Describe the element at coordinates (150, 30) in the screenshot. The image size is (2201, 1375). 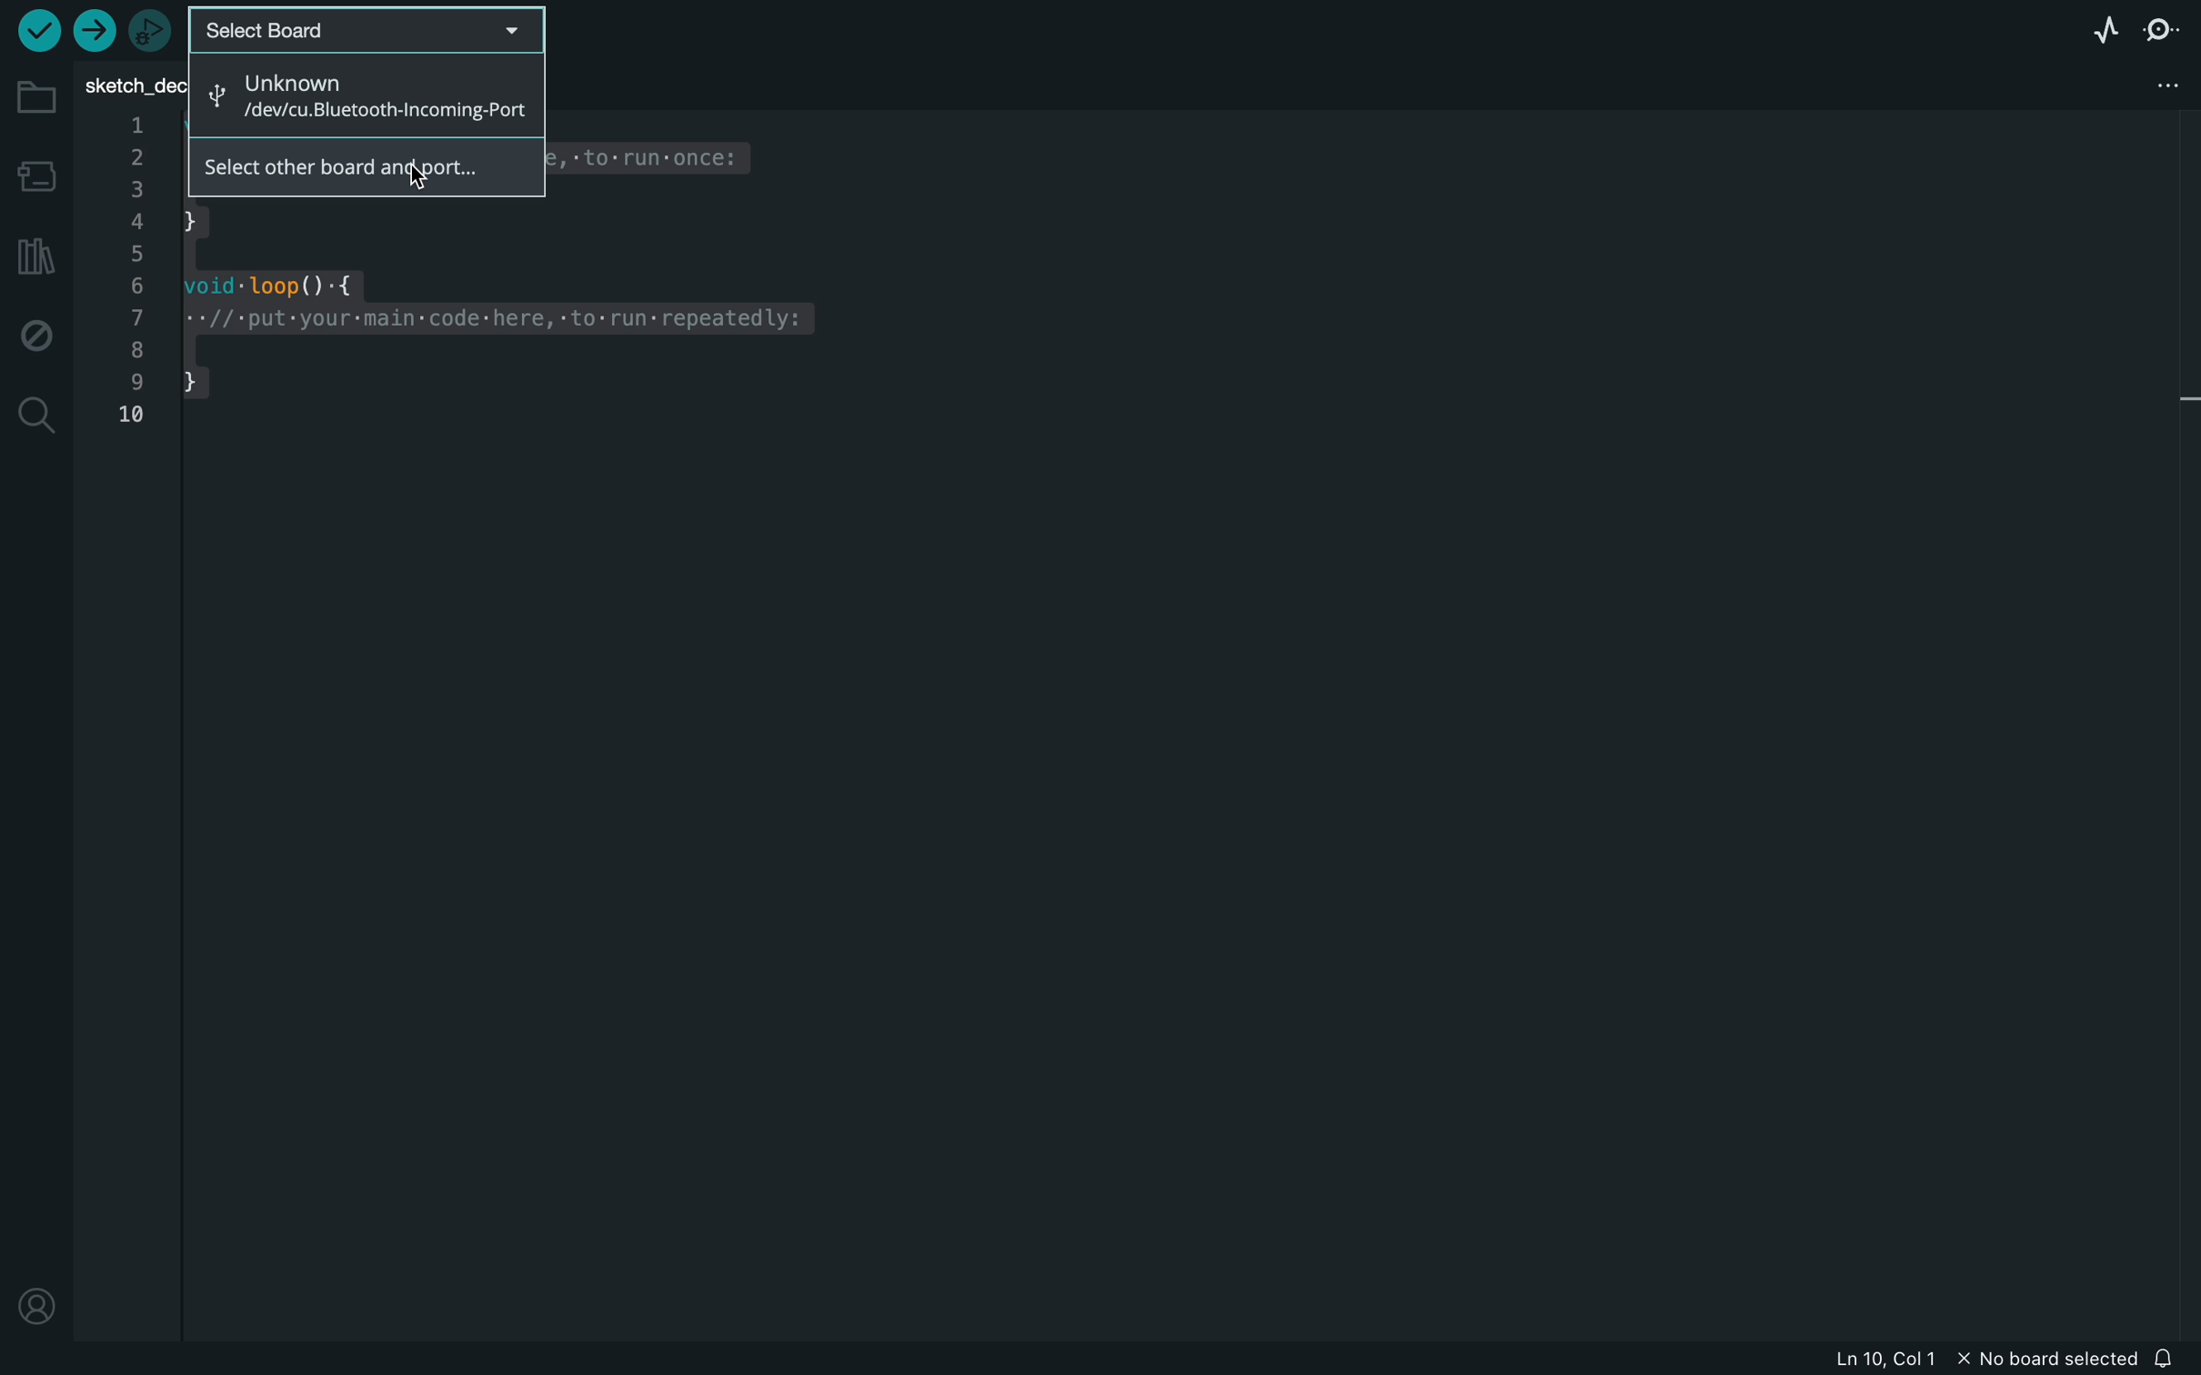
I see `debugger` at that location.